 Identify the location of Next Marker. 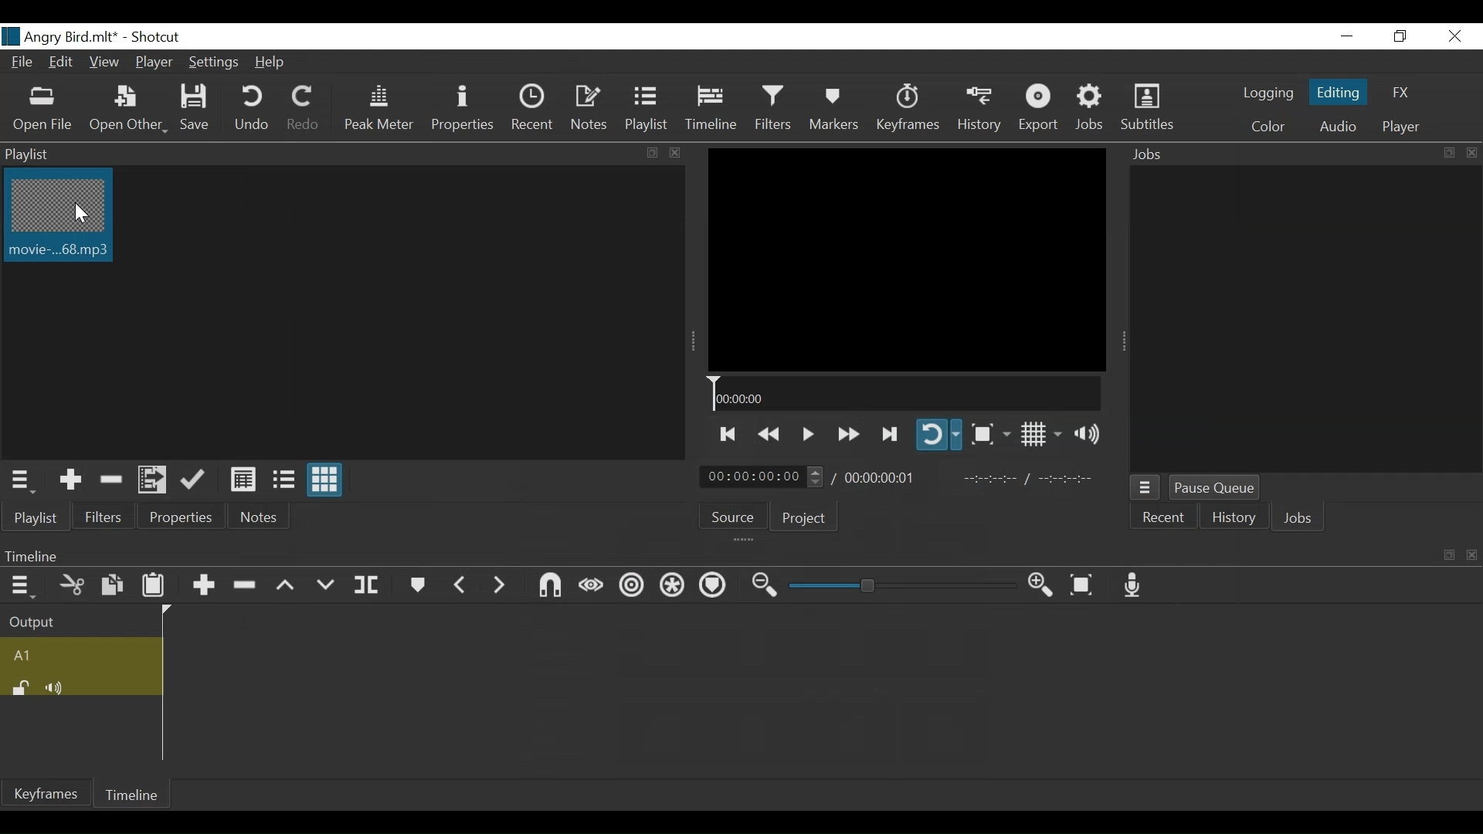
(502, 585).